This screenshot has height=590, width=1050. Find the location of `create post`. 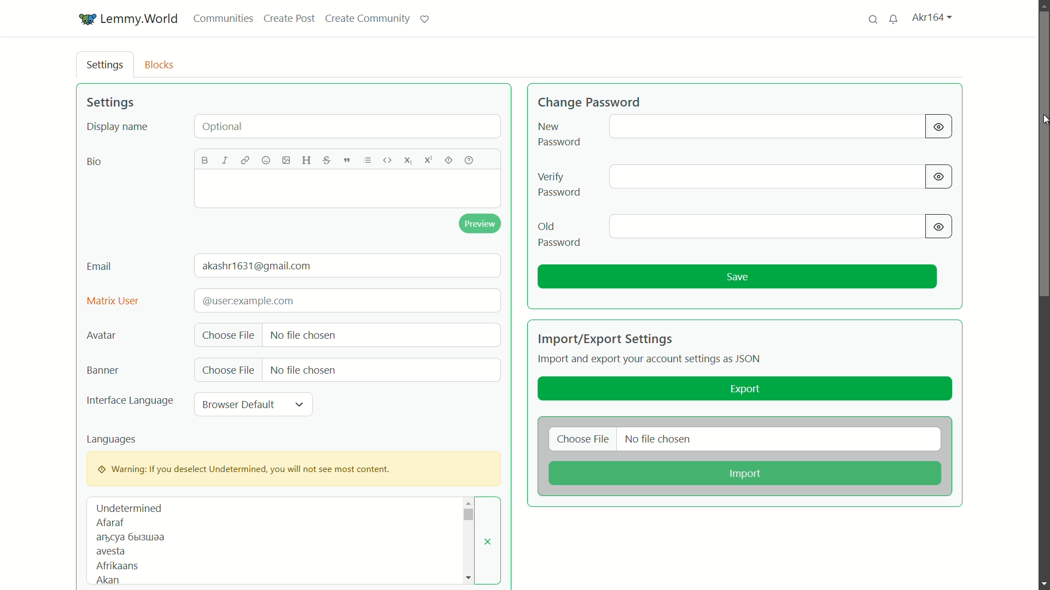

create post is located at coordinates (288, 18).